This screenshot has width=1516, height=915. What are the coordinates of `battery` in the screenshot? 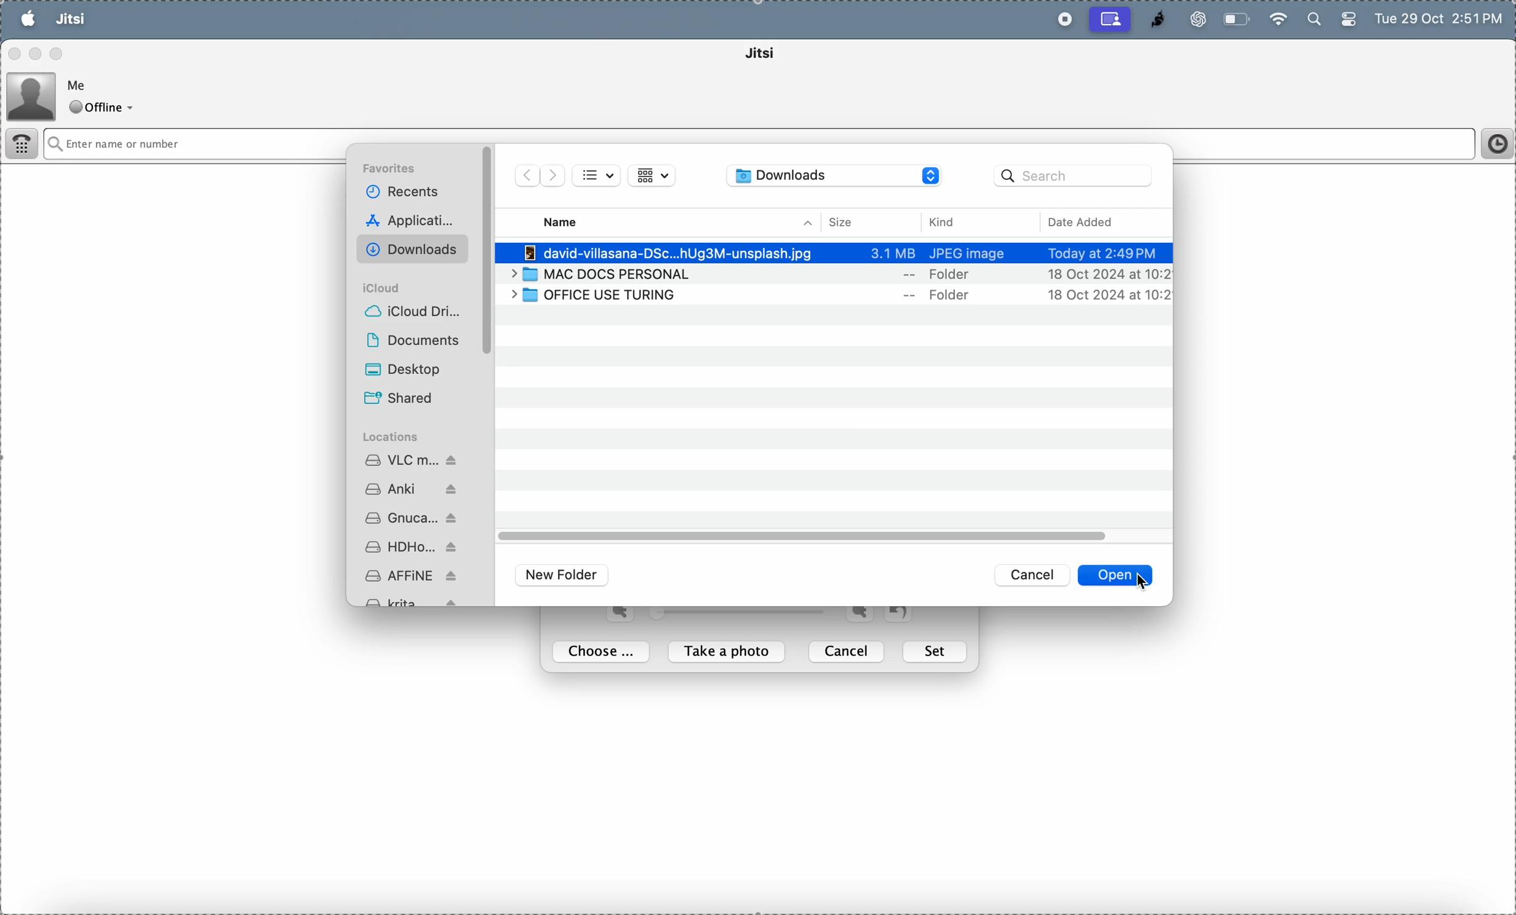 It's located at (1347, 22).